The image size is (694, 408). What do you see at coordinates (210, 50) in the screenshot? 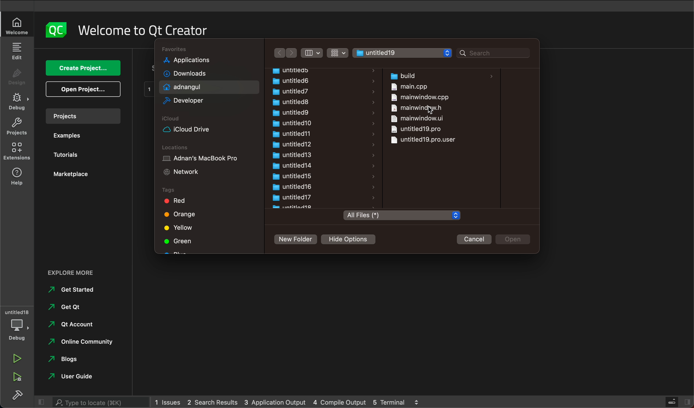
I see `folders` at bounding box center [210, 50].